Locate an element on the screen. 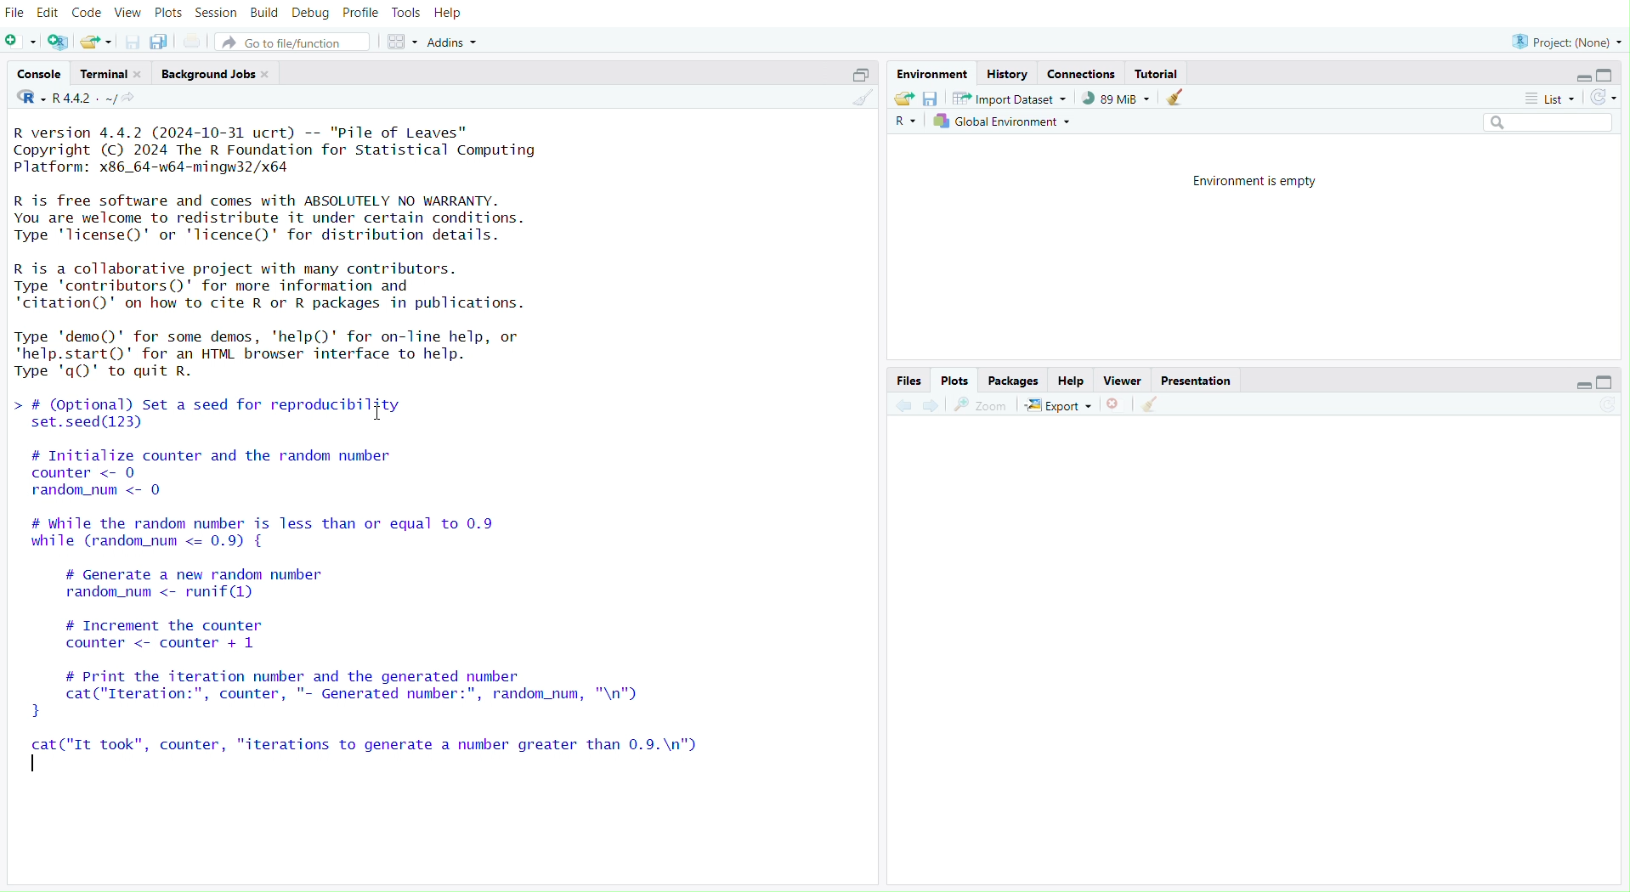  Clear console (Ctrl + L) is located at coordinates (1178, 96).